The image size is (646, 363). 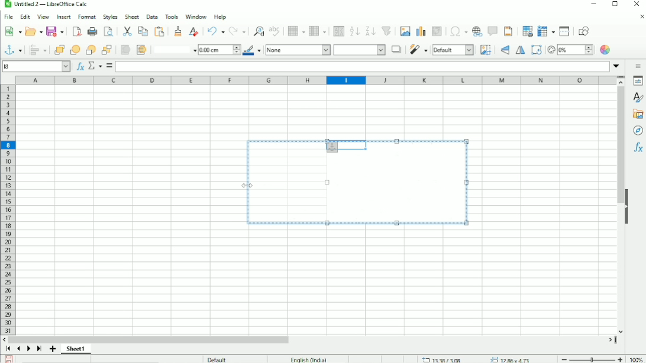 I want to click on Paste, so click(x=127, y=31).